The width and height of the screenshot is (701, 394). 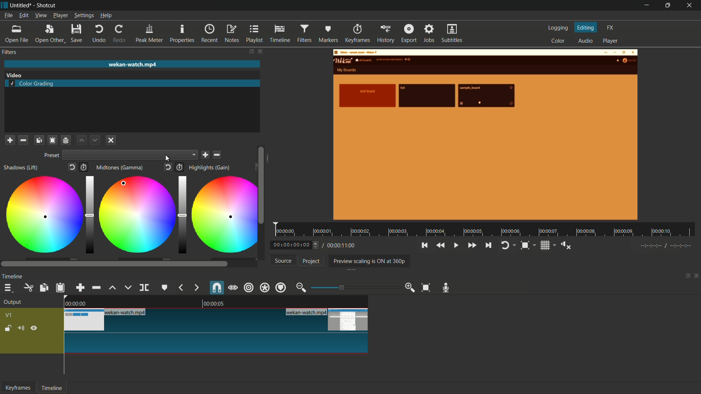 What do you see at coordinates (10, 140) in the screenshot?
I see `add a filter` at bounding box center [10, 140].